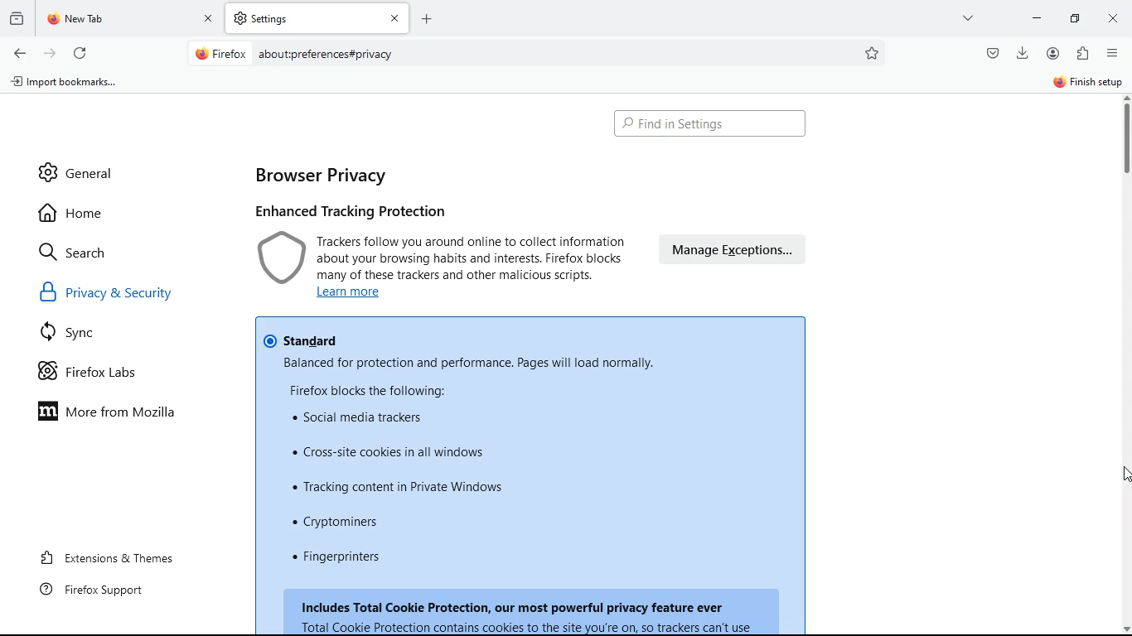  Describe the element at coordinates (301, 340) in the screenshot. I see `standard` at that location.